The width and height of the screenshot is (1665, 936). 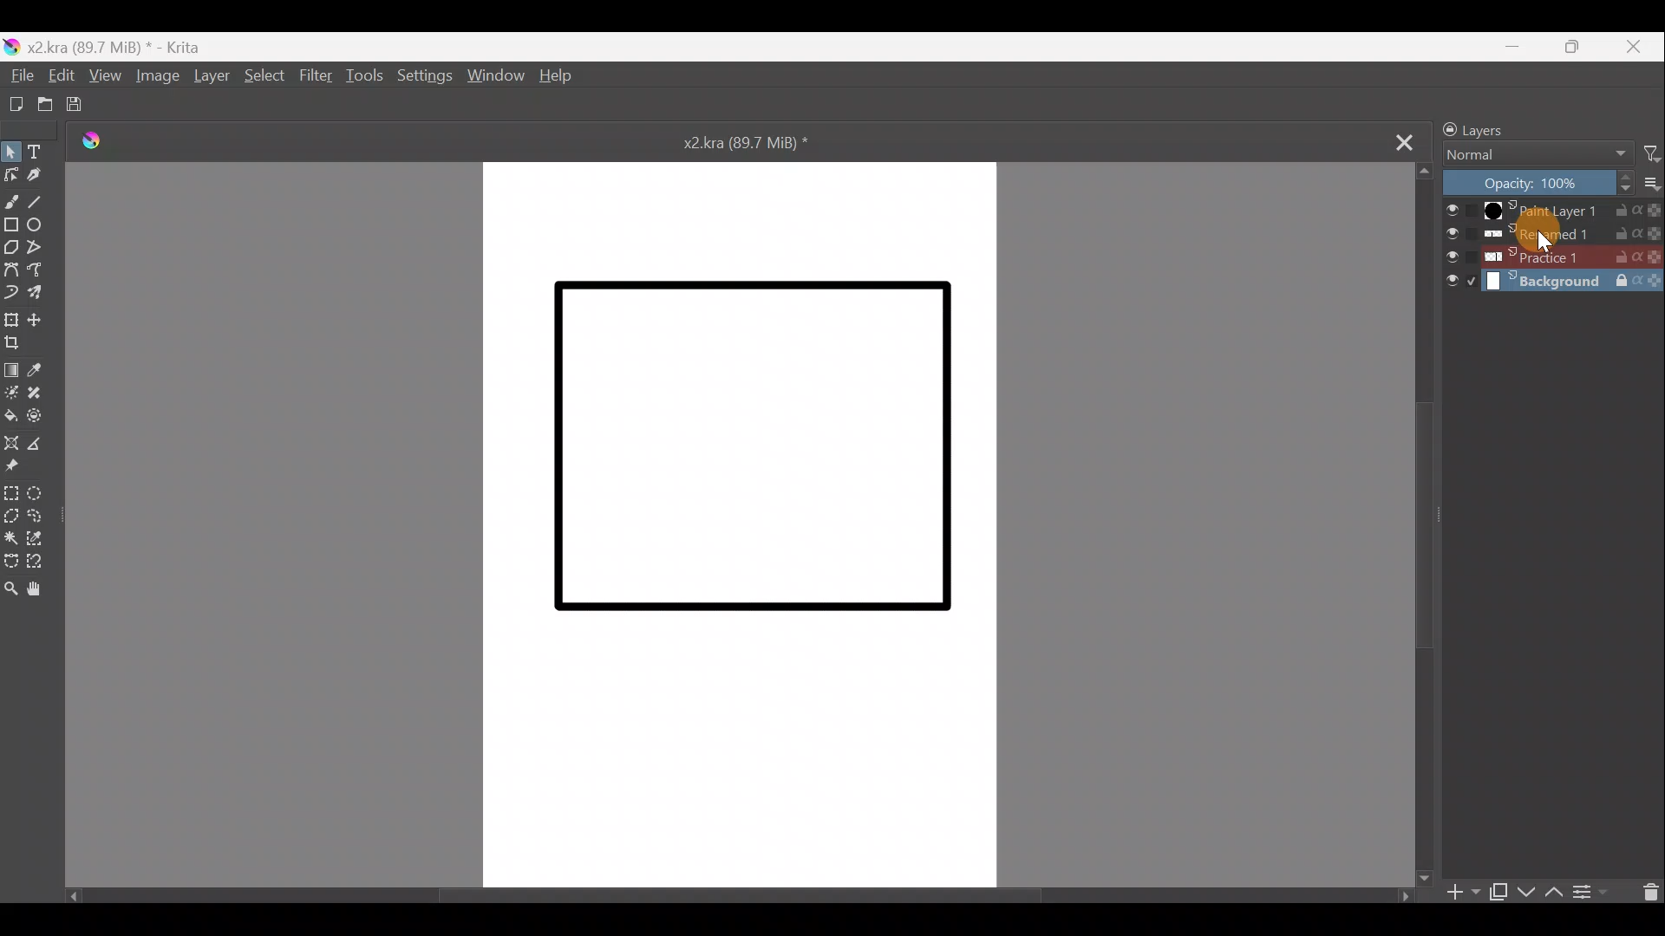 I want to click on Close tab, so click(x=1398, y=140).